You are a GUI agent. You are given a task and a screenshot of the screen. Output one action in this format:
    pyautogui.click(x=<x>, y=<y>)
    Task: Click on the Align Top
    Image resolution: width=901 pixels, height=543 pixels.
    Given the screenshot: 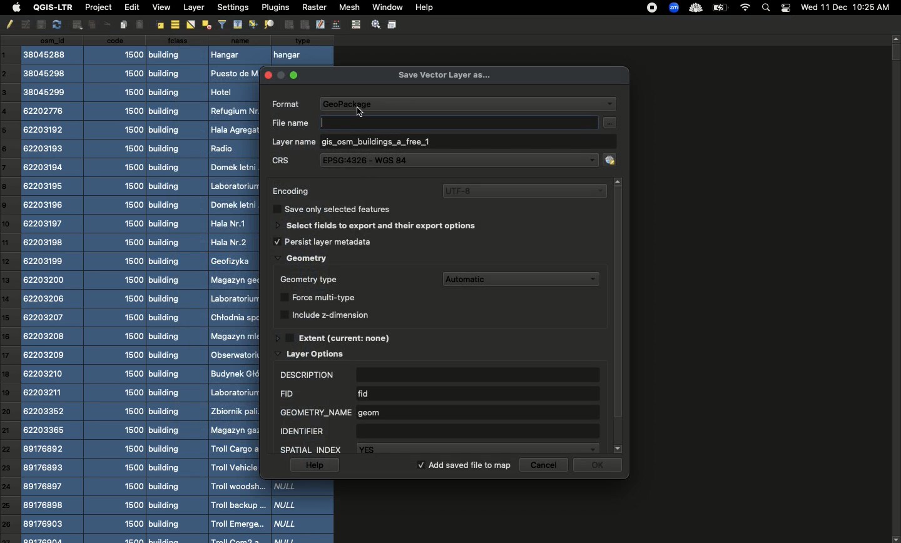 What is the action you would take?
    pyautogui.click(x=238, y=24)
    